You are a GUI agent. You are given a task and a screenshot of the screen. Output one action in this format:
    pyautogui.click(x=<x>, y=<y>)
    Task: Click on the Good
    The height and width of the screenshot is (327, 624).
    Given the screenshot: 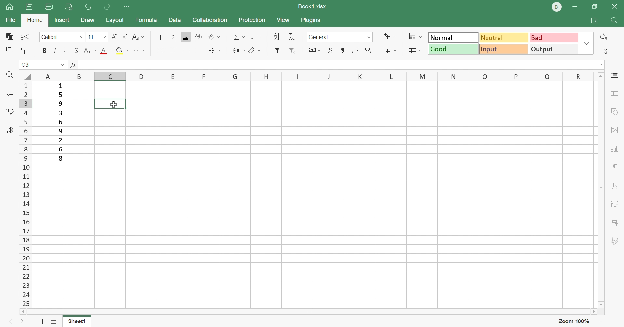 What is the action you would take?
    pyautogui.click(x=453, y=49)
    